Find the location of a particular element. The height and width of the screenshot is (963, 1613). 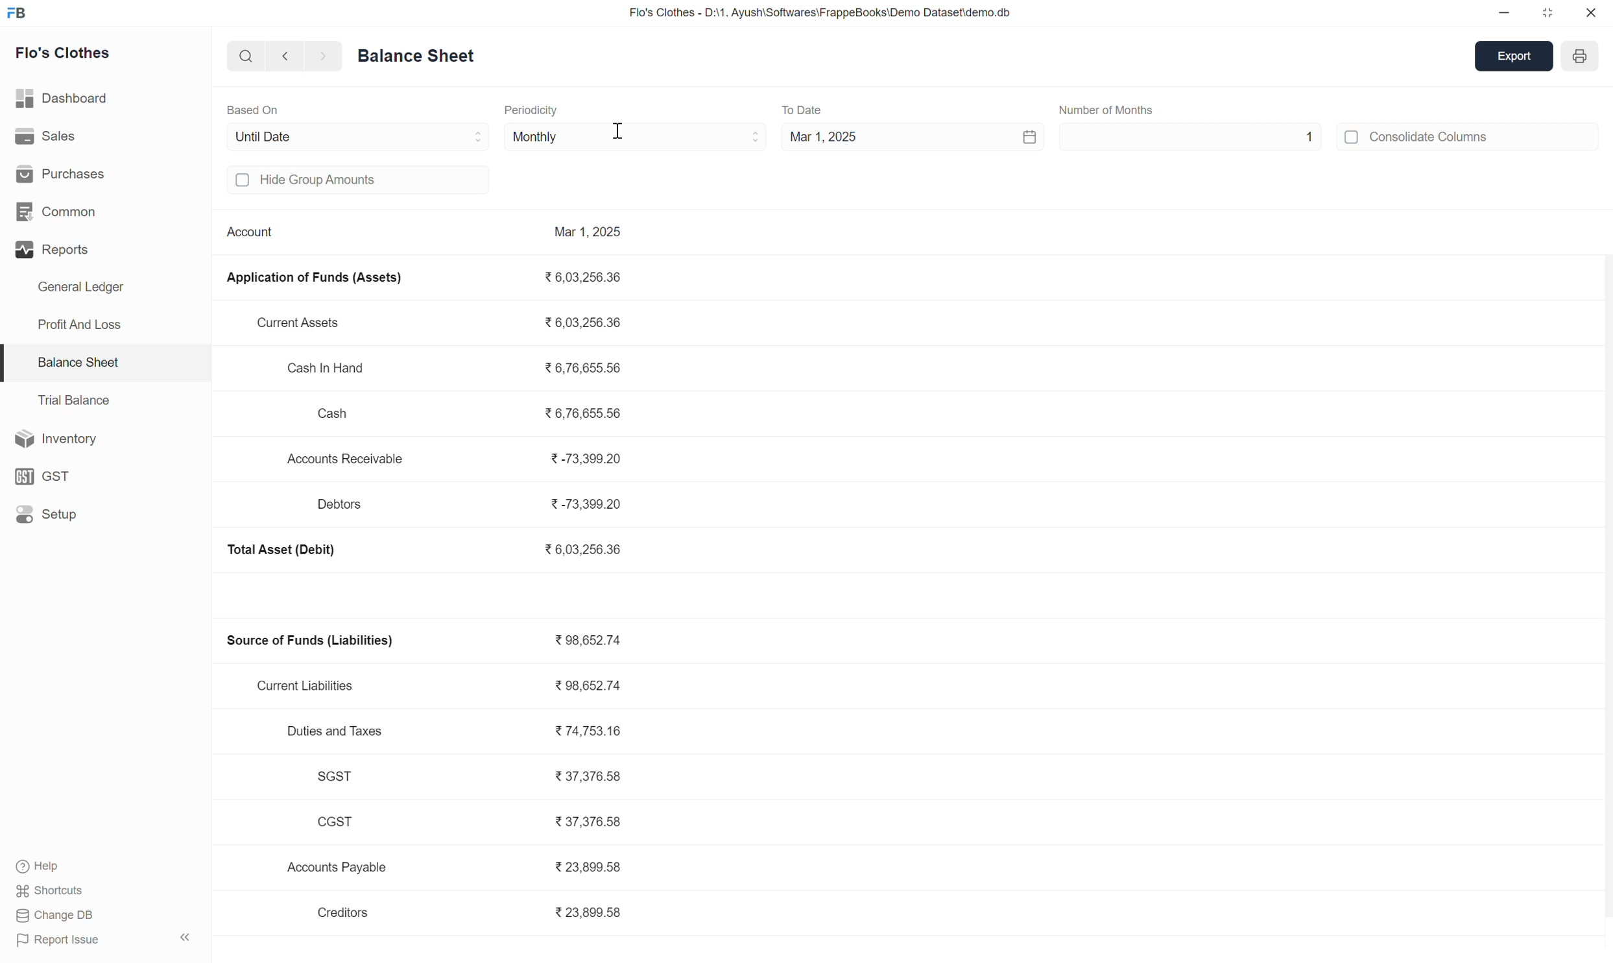

Inventory is located at coordinates (59, 439).